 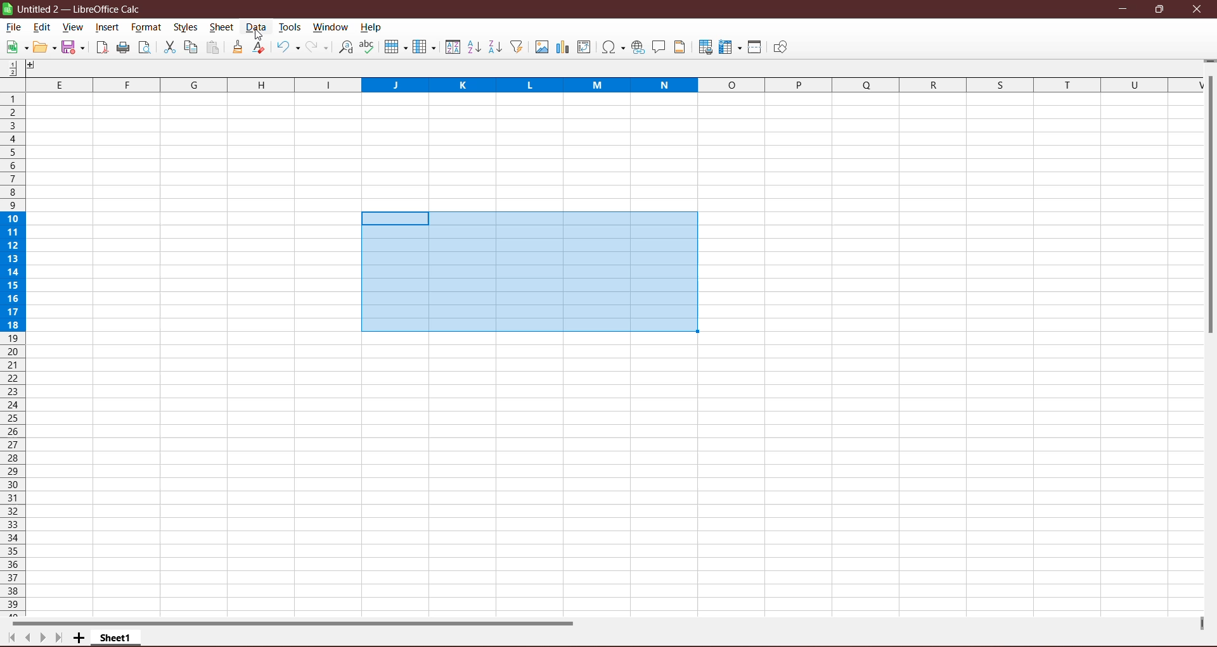 I want to click on Document Title - Application Name, so click(x=83, y=9).